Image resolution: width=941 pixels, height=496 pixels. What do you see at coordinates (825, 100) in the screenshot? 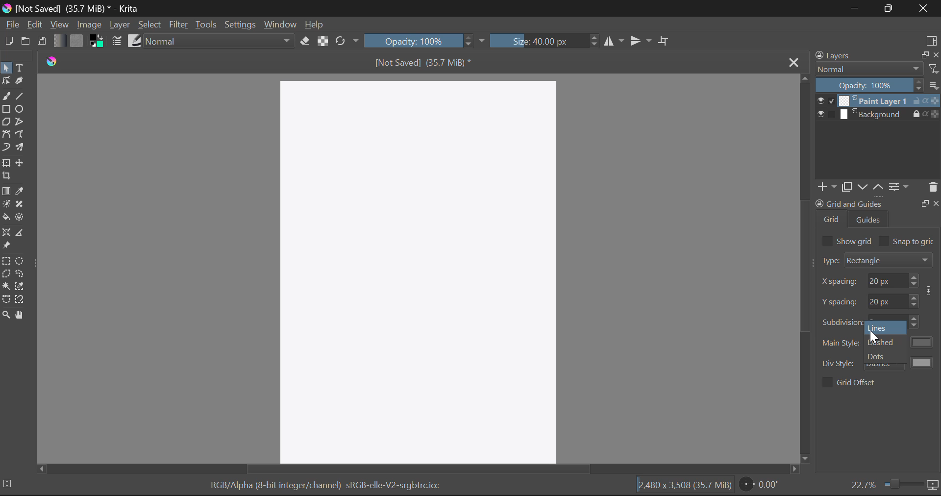
I see `show/hide` at bounding box center [825, 100].